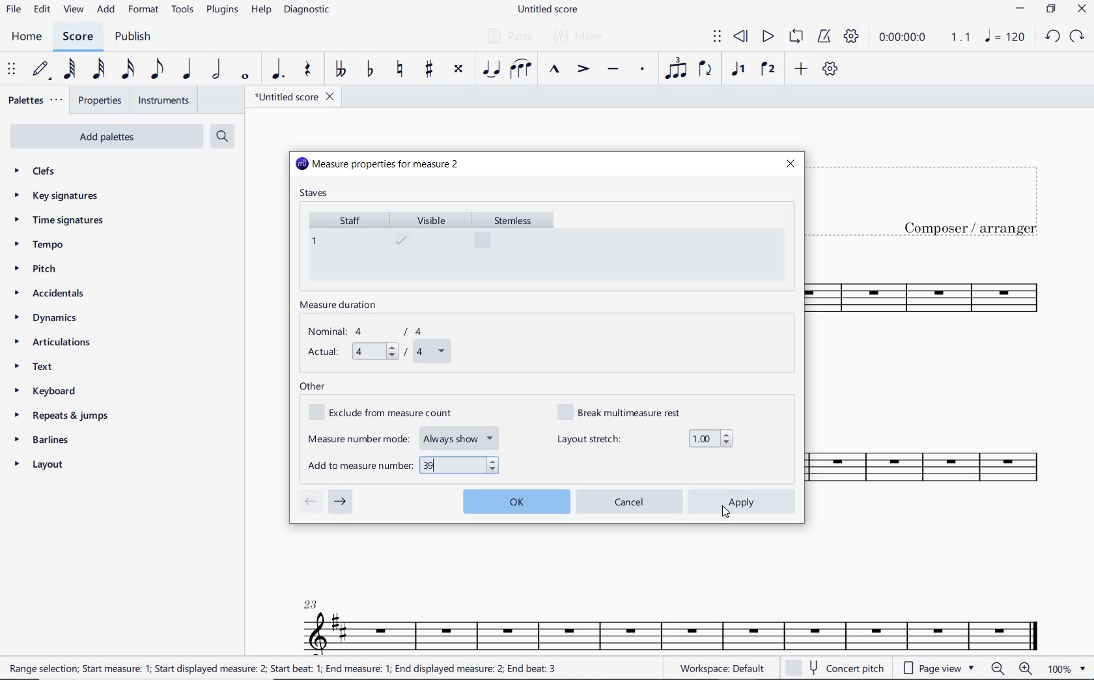 Image resolution: width=1094 pixels, height=680 pixels. I want to click on REPEATS & JUMPS, so click(62, 418).